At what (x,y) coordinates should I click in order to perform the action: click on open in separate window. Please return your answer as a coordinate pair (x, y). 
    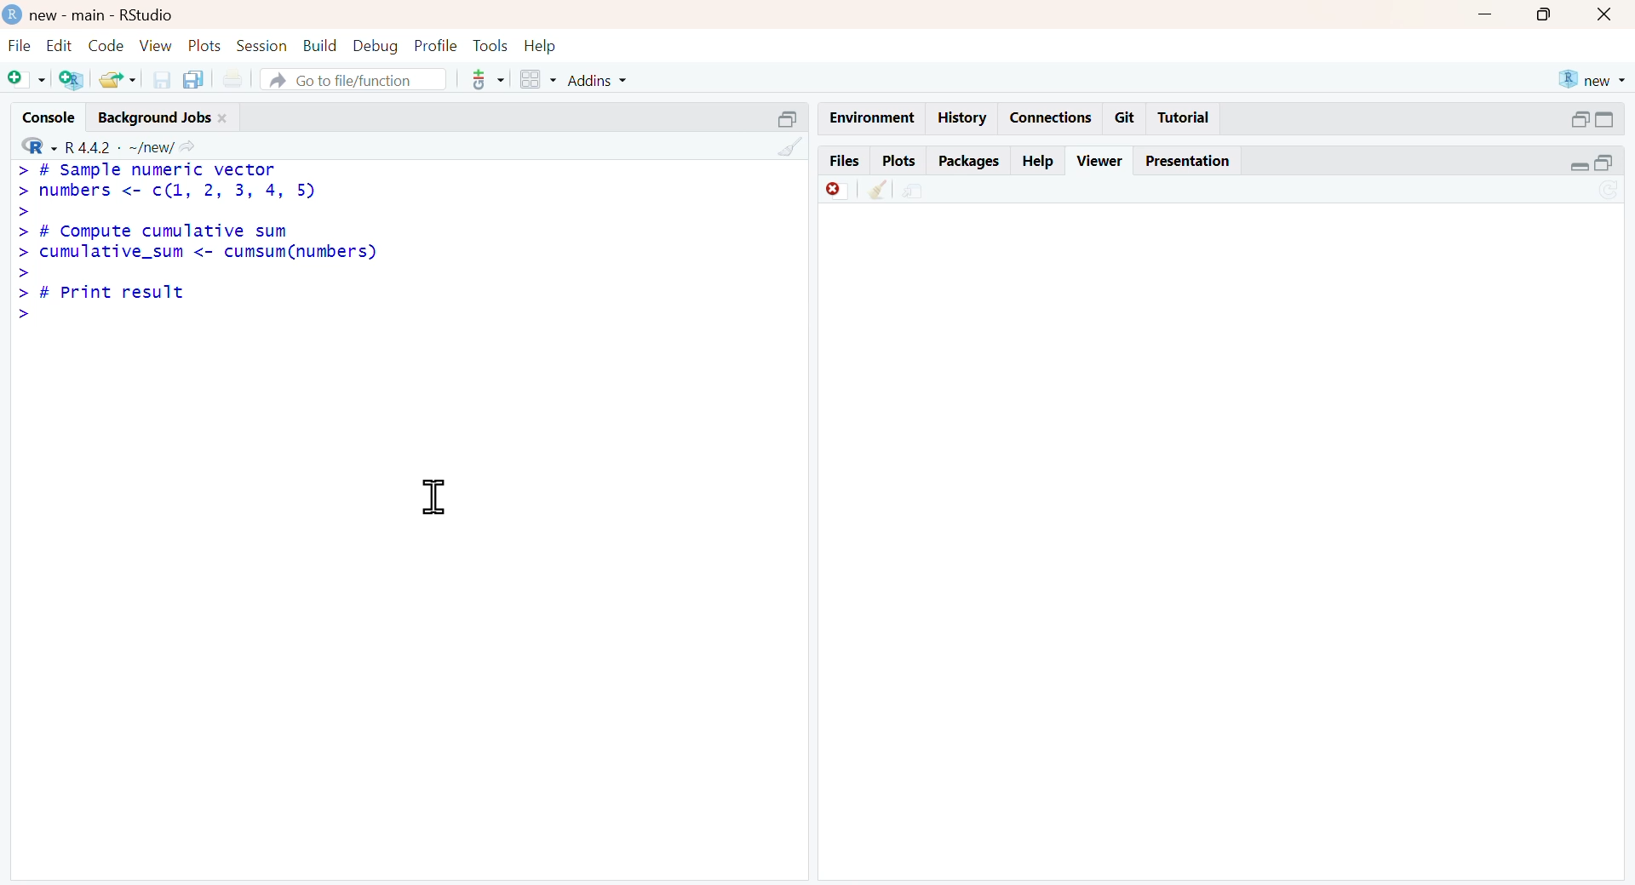
    Looking at the image, I should click on (1603, 163).